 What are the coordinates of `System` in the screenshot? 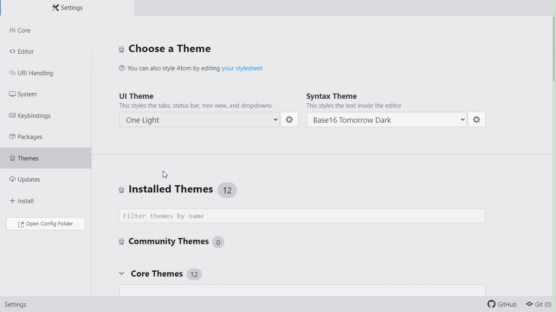 It's located at (34, 95).